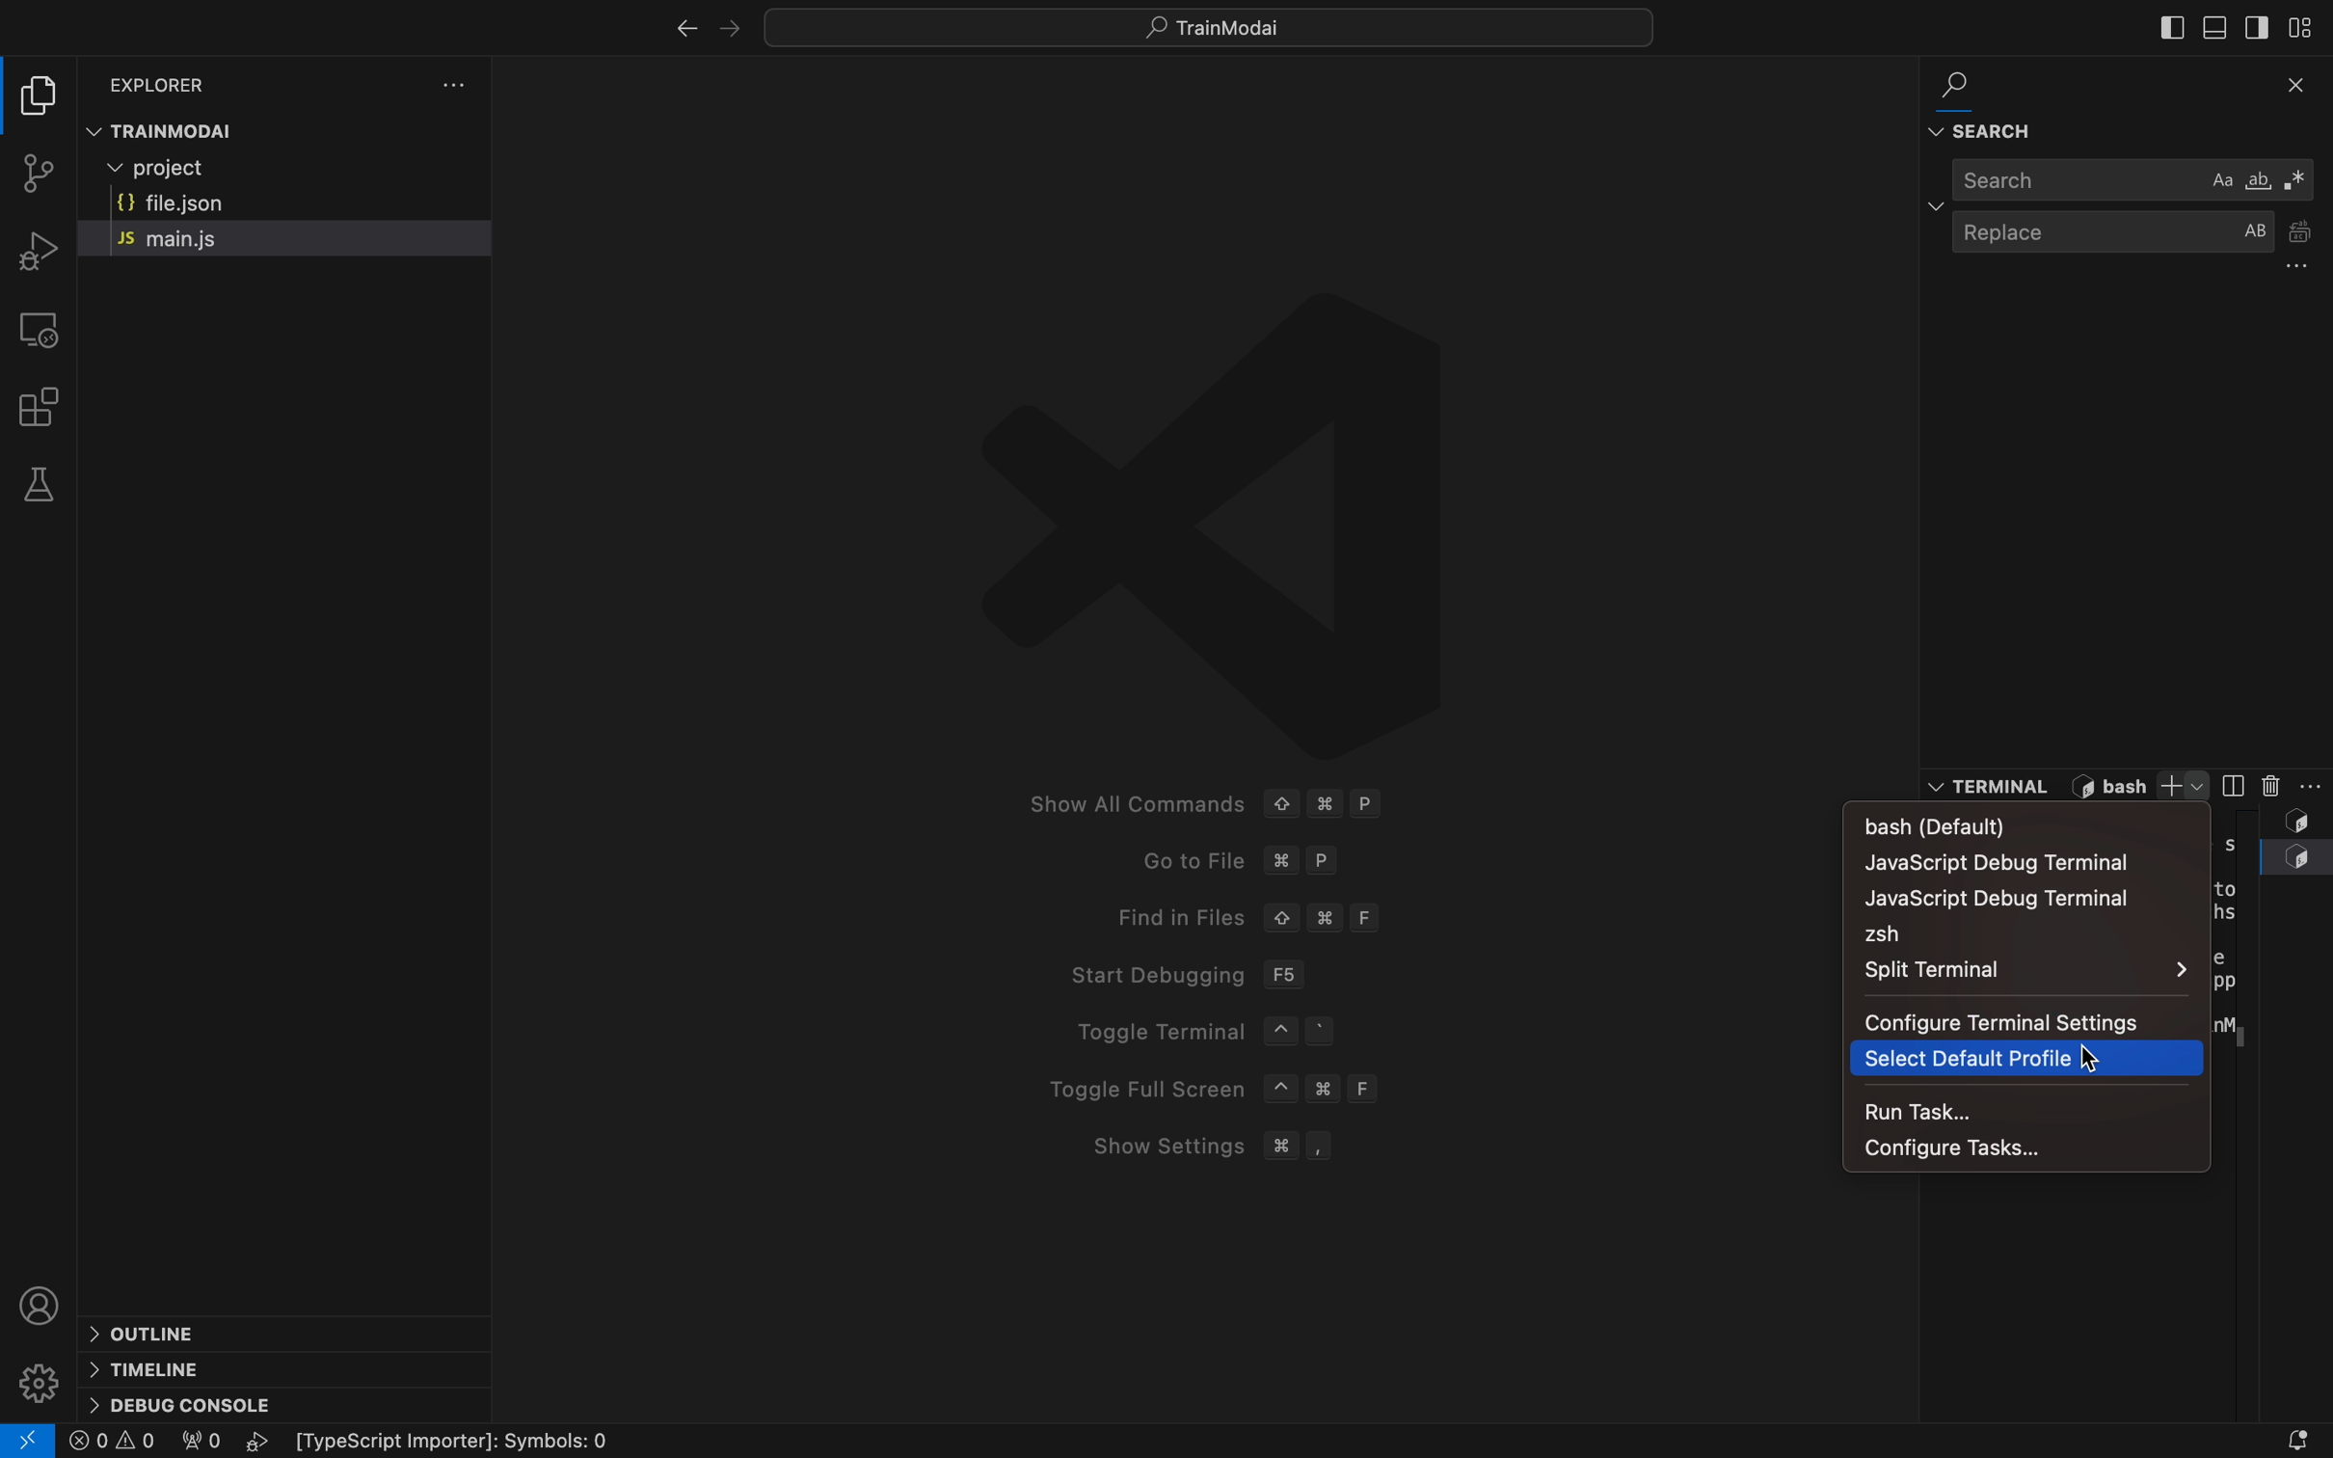  Describe the element at coordinates (34, 250) in the screenshot. I see `debugger` at that location.